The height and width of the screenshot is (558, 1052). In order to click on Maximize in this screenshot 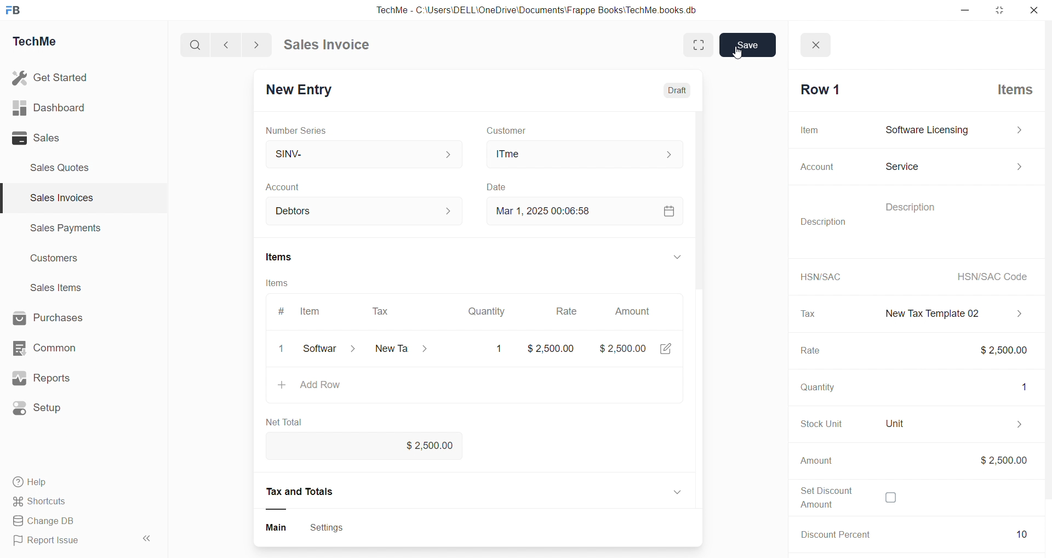, I will do `click(1001, 13)`.